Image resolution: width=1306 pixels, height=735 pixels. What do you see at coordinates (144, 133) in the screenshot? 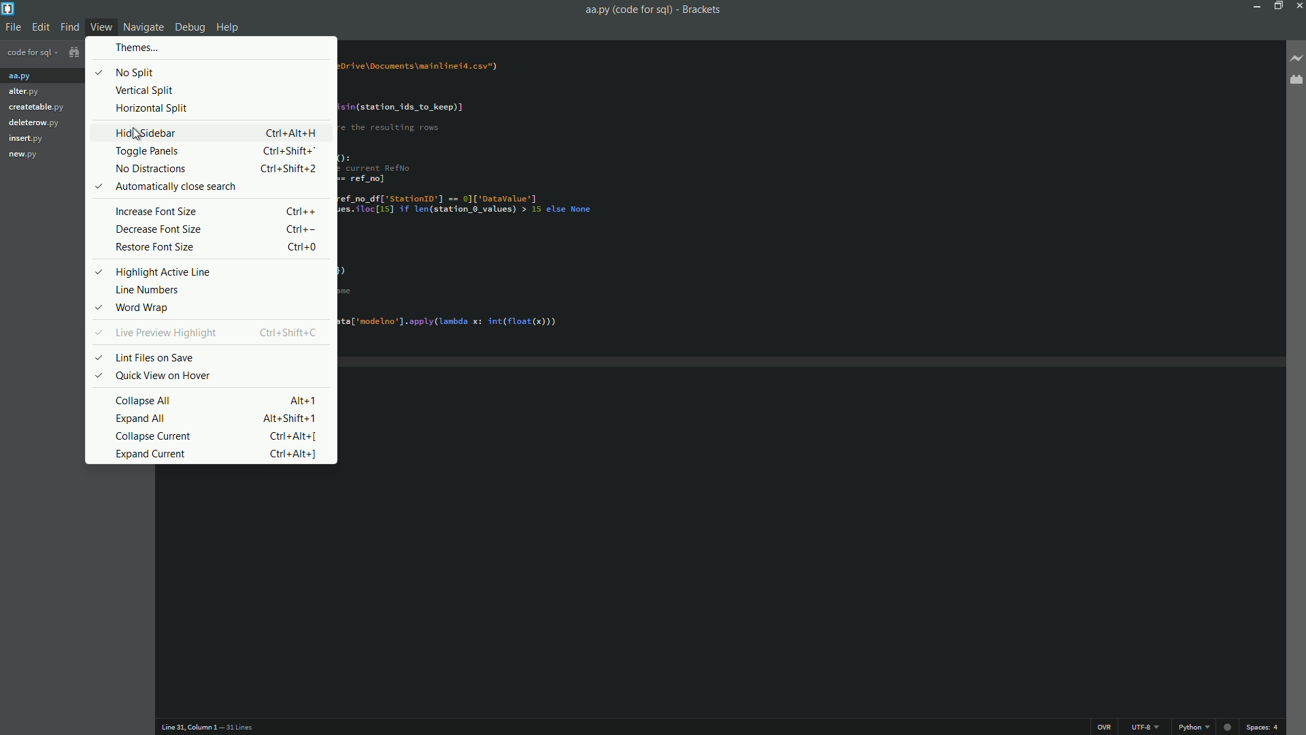
I see `hide sidebar button` at bounding box center [144, 133].